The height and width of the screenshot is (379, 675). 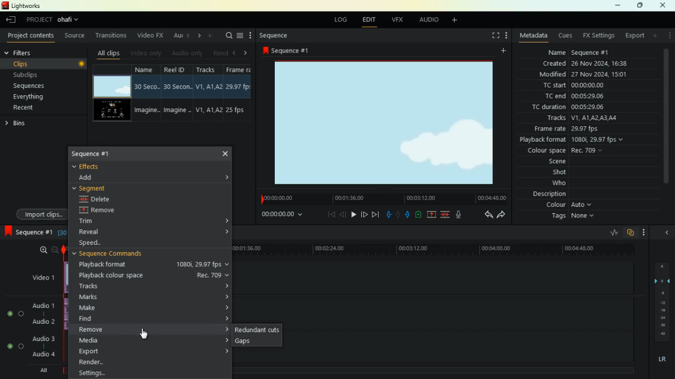 What do you see at coordinates (368, 19) in the screenshot?
I see `edit` at bounding box center [368, 19].